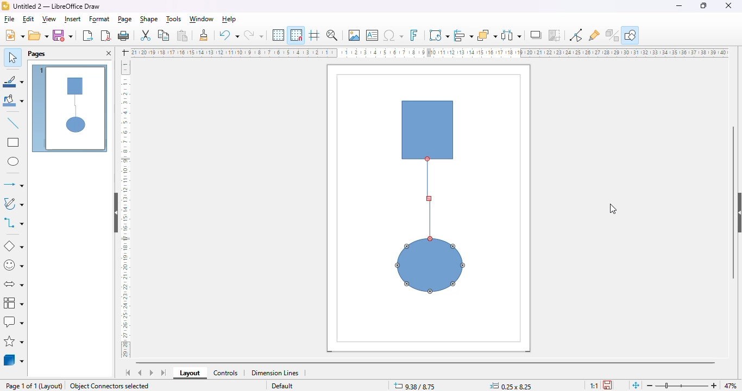  What do you see at coordinates (14, 266) in the screenshot?
I see `symbol shapes` at bounding box center [14, 266].